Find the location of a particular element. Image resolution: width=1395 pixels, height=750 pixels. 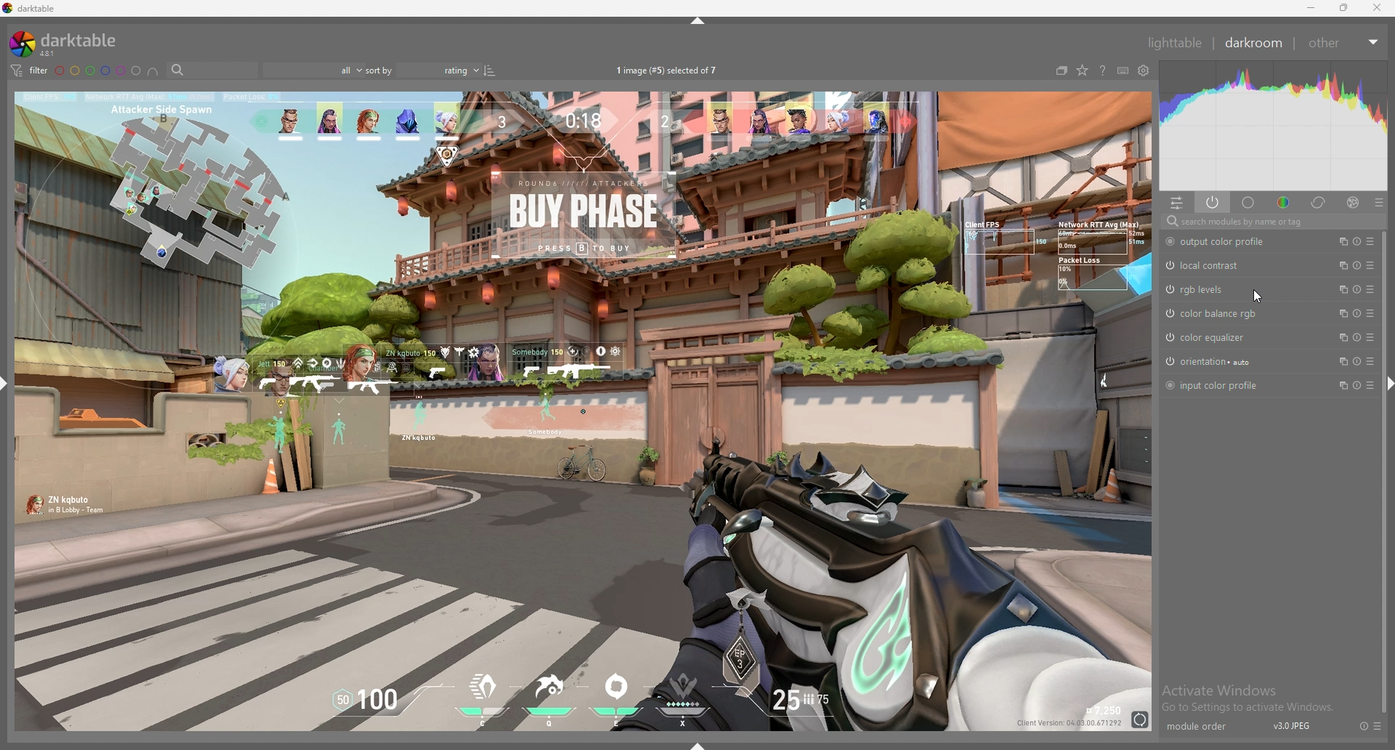

show is located at coordinates (696, 744).